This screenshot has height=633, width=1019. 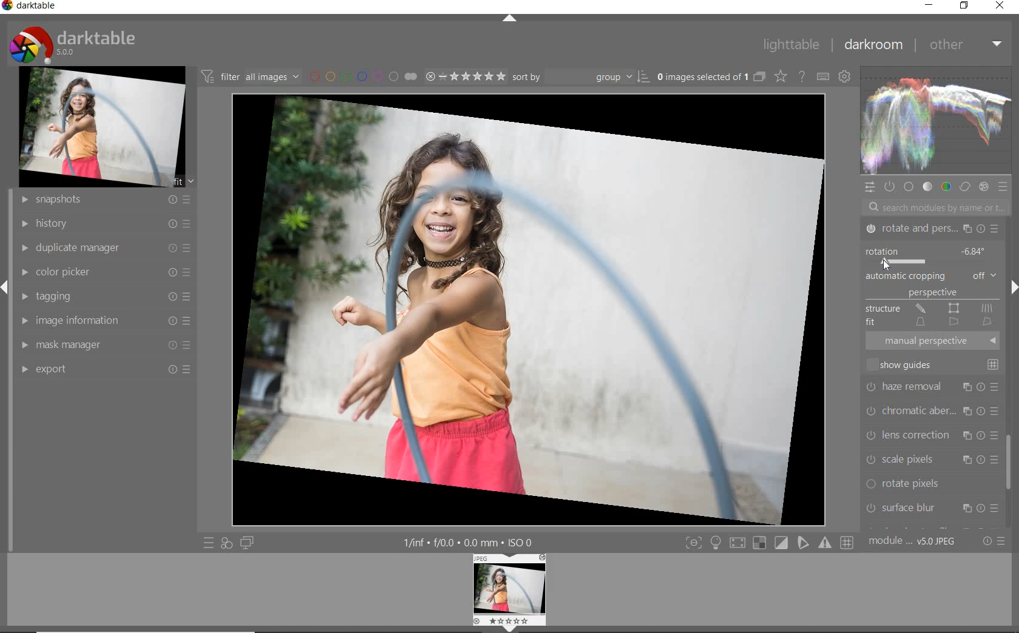 I want to click on image information, so click(x=104, y=322).